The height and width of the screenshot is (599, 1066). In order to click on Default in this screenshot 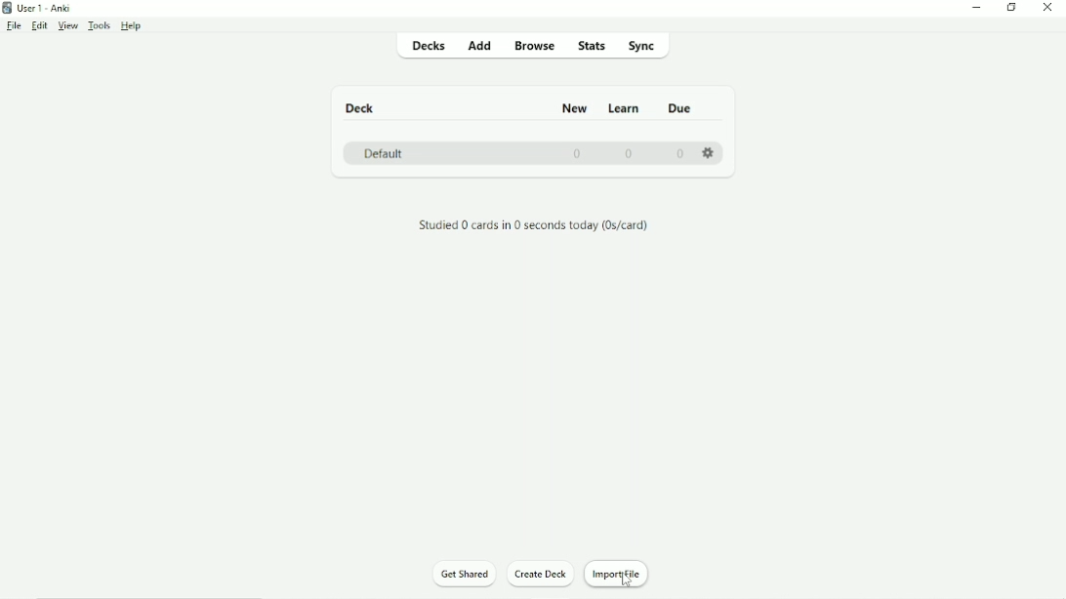, I will do `click(382, 154)`.